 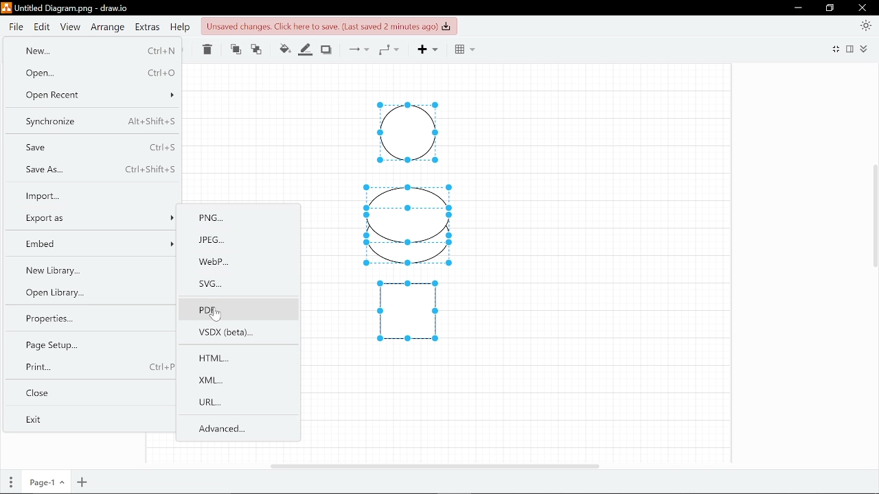 What do you see at coordinates (96, 94) in the screenshot?
I see `Open recent` at bounding box center [96, 94].